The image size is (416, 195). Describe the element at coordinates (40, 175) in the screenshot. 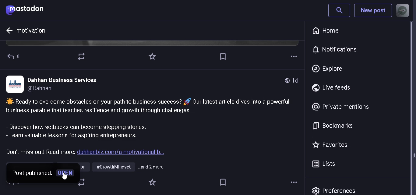

I see `publish` at that location.